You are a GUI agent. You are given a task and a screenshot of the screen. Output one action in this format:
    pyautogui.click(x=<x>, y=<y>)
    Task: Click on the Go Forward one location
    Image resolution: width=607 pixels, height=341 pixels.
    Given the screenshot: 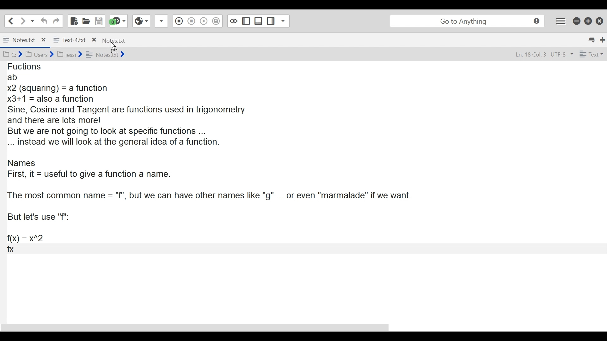 What is the action you would take?
    pyautogui.click(x=22, y=21)
    